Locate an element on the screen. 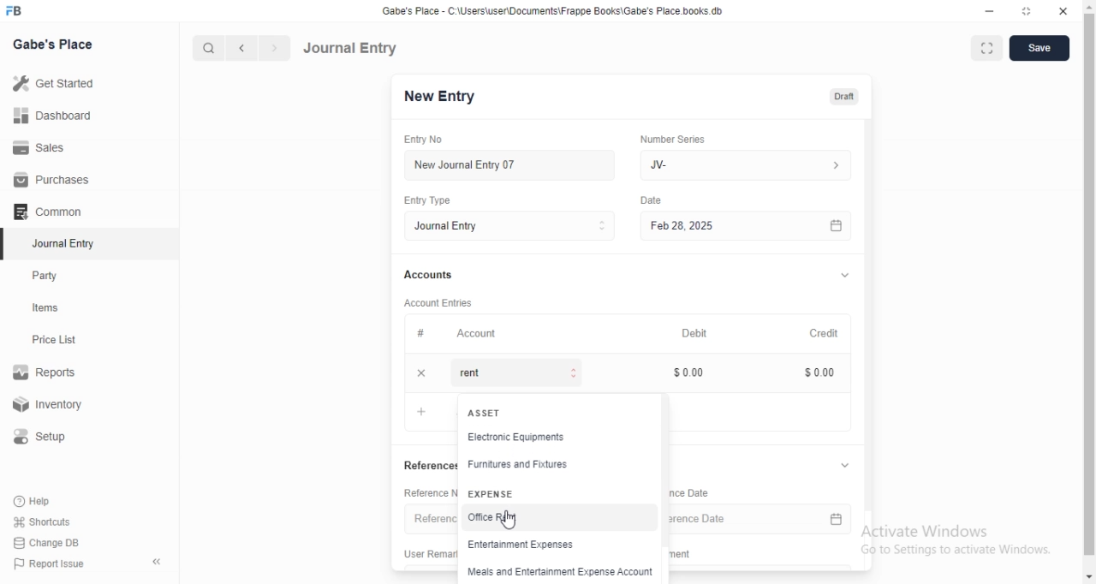  Draft is located at coordinates (850, 97).